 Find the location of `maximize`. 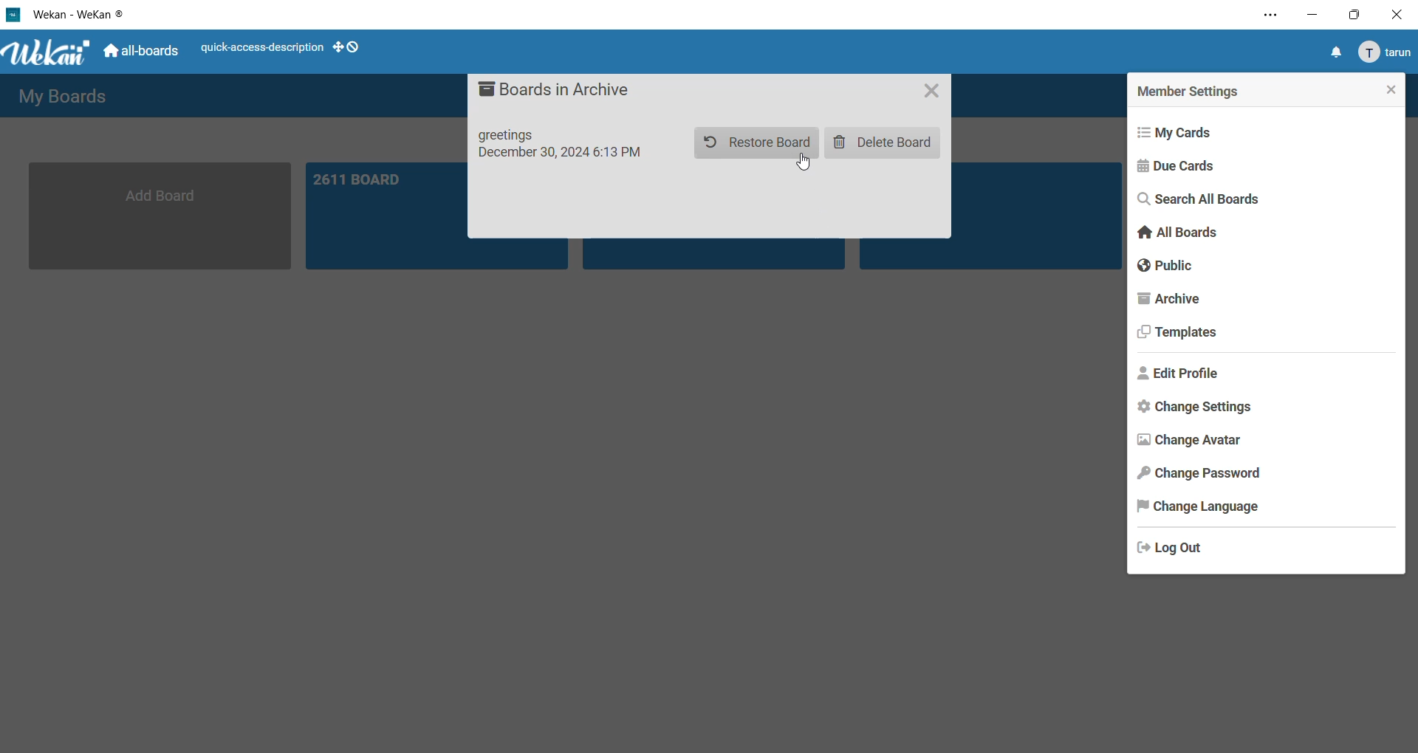

maximize is located at coordinates (1352, 17).